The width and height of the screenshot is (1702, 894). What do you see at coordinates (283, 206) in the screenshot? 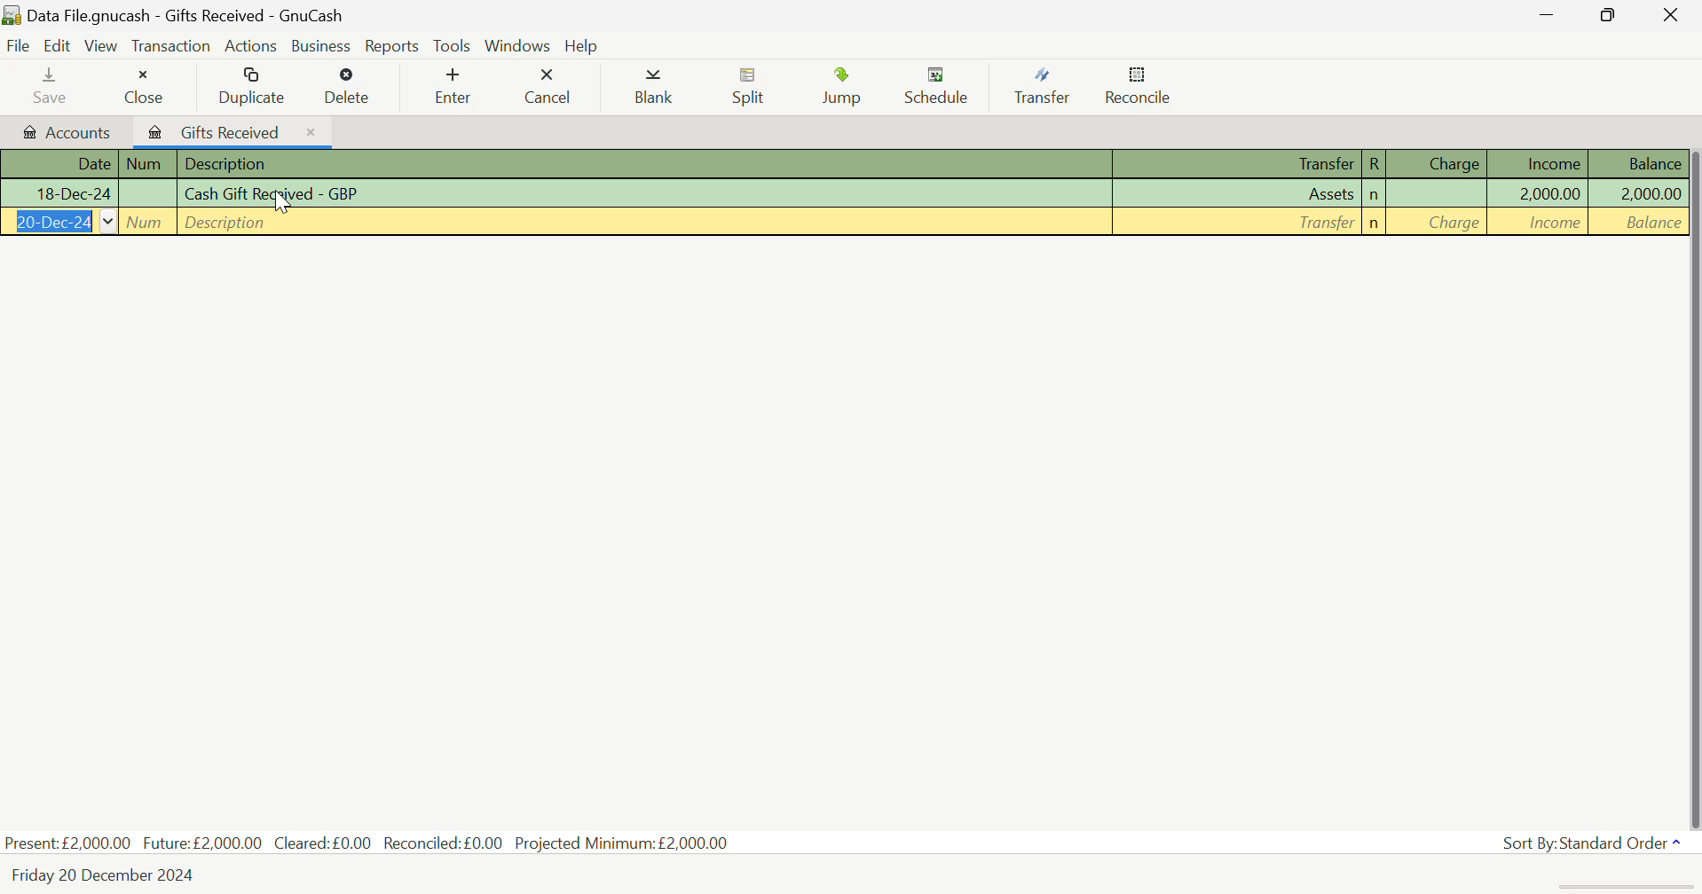
I see `Cursor on Cash Gift Transaction` at bounding box center [283, 206].